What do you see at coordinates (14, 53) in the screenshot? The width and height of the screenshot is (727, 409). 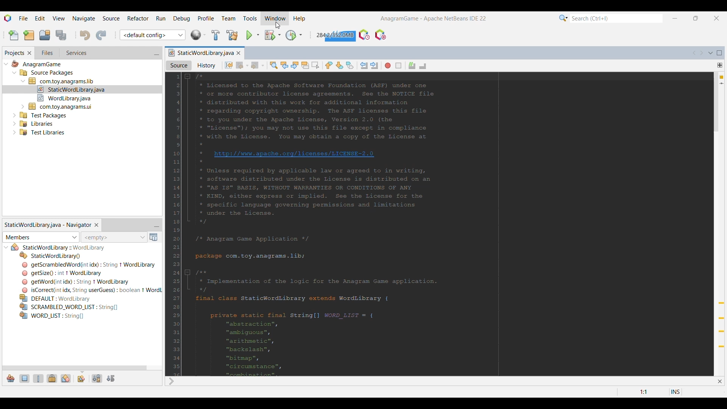 I see `Current selection` at bounding box center [14, 53].